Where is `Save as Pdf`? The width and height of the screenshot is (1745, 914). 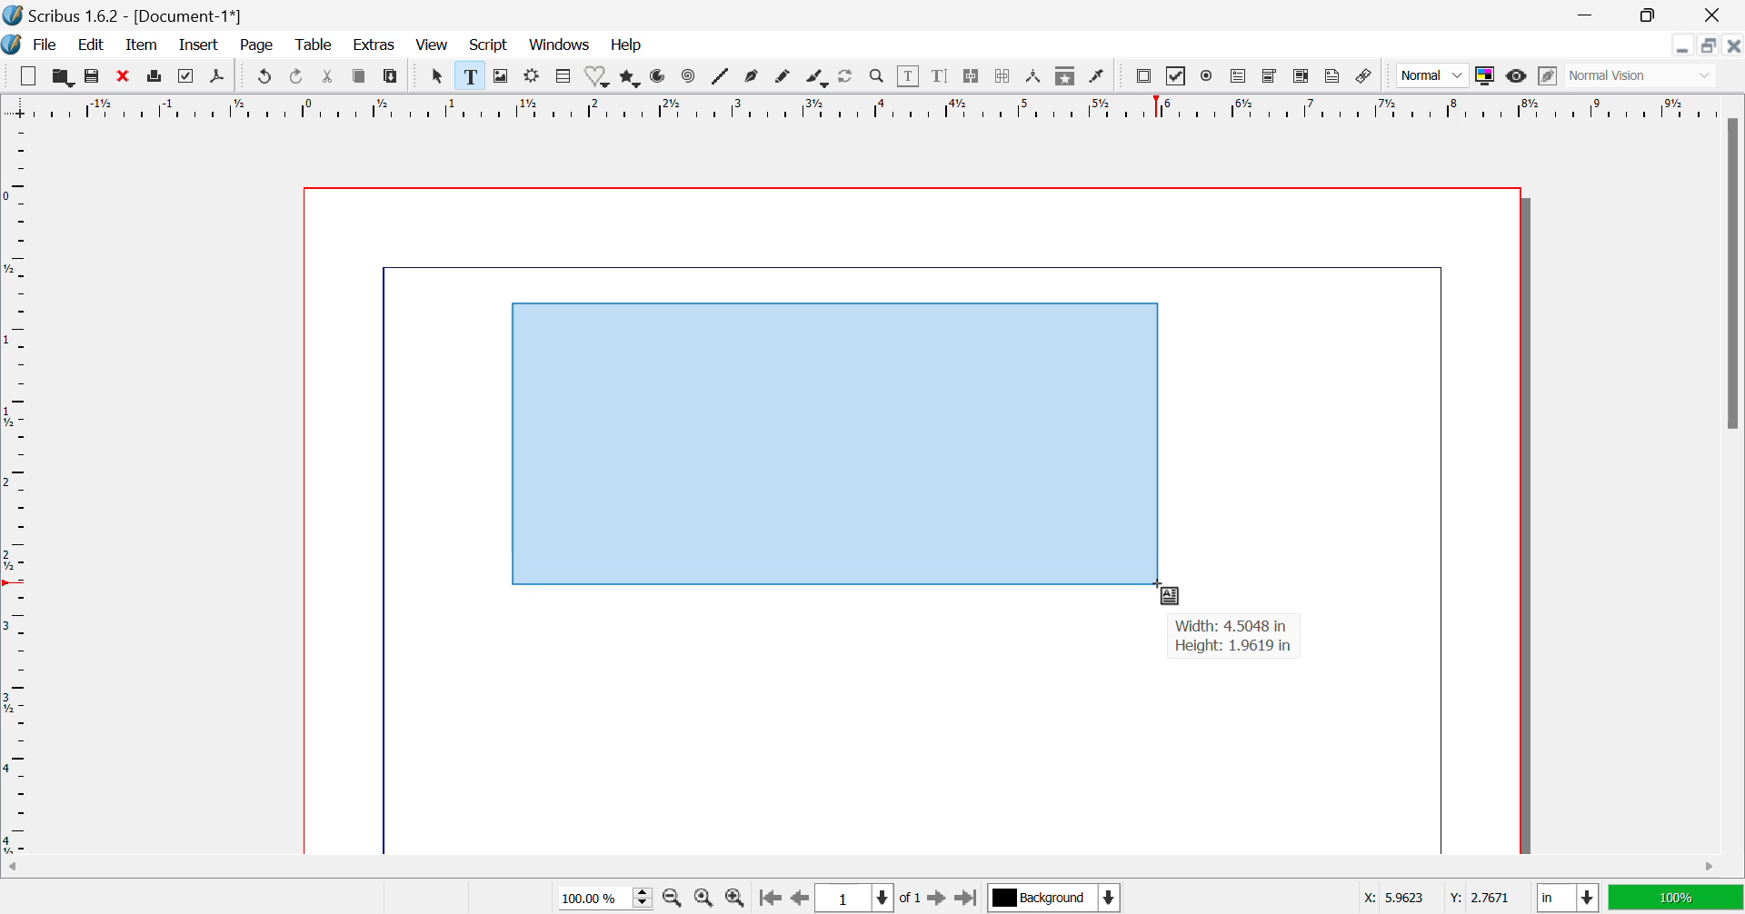 Save as Pdf is located at coordinates (222, 77).